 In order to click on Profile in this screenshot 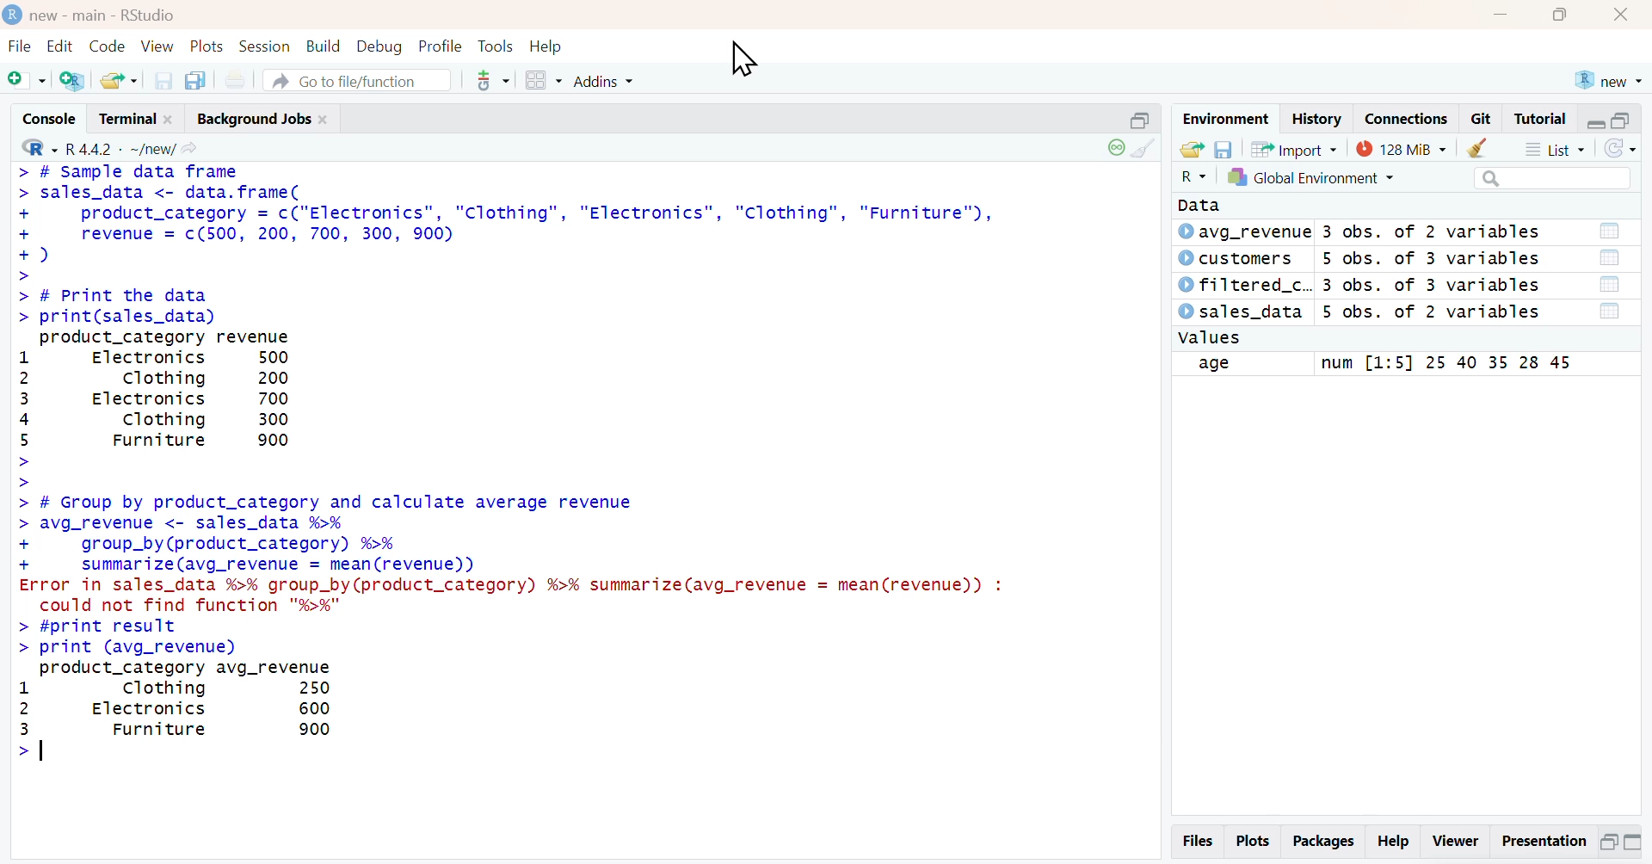, I will do `click(441, 46)`.